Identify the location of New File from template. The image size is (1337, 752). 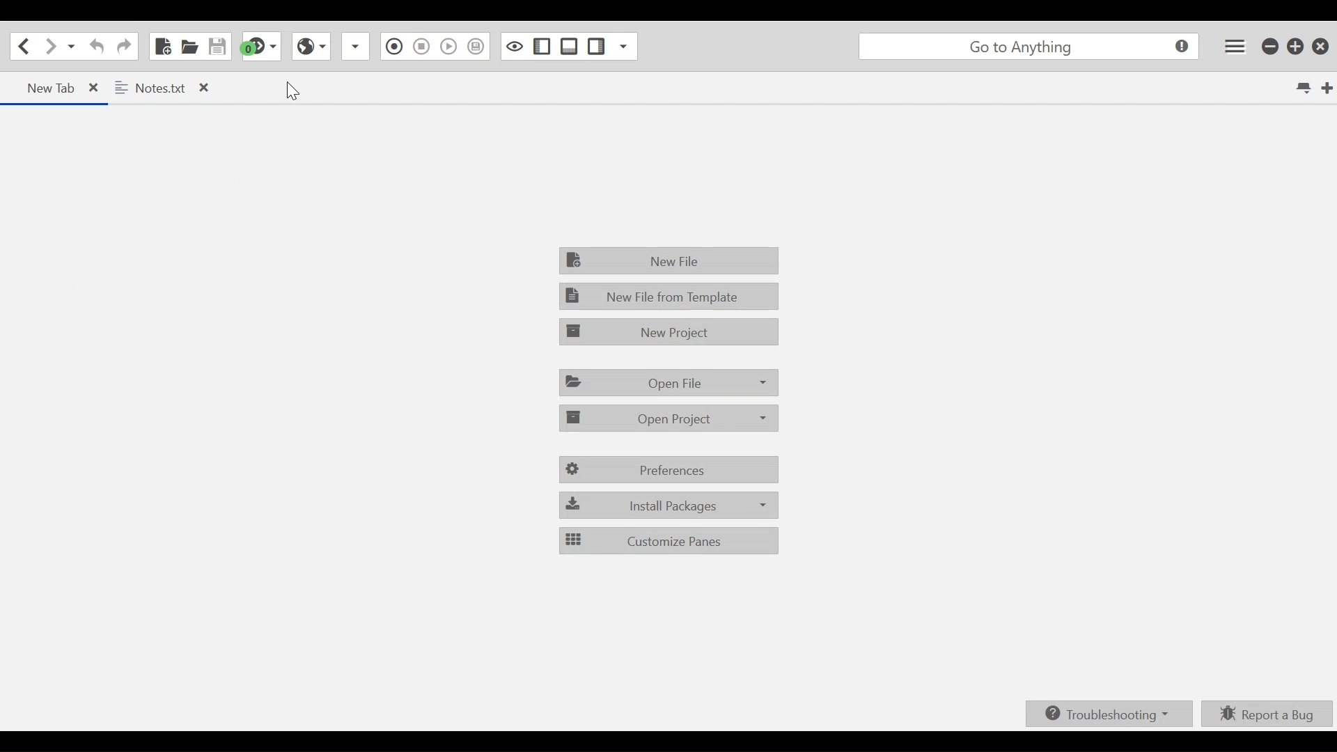
(668, 297).